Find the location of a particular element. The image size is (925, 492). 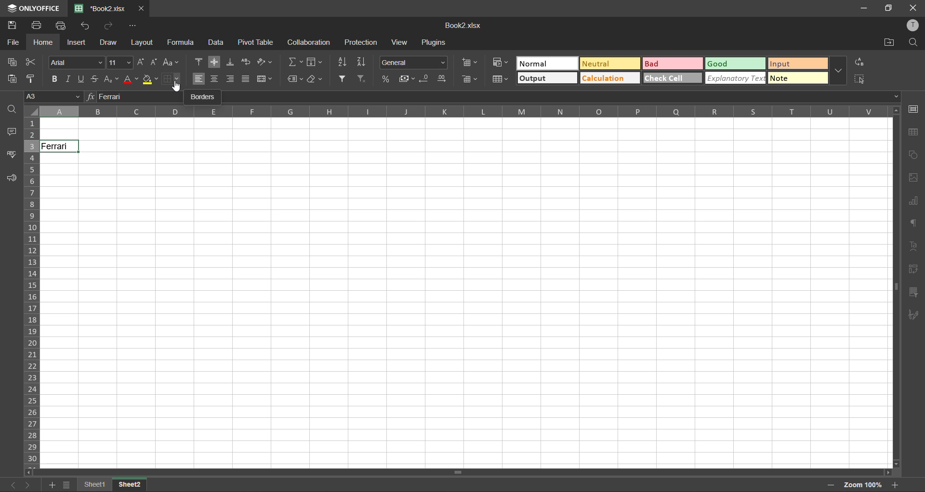

pivot table is located at coordinates (914, 269).